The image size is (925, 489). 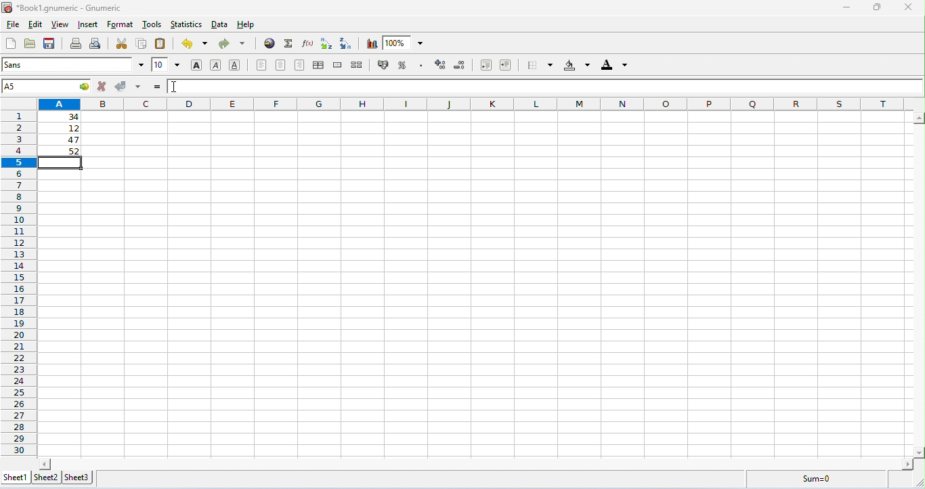 What do you see at coordinates (62, 151) in the screenshot?
I see `52` at bounding box center [62, 151].